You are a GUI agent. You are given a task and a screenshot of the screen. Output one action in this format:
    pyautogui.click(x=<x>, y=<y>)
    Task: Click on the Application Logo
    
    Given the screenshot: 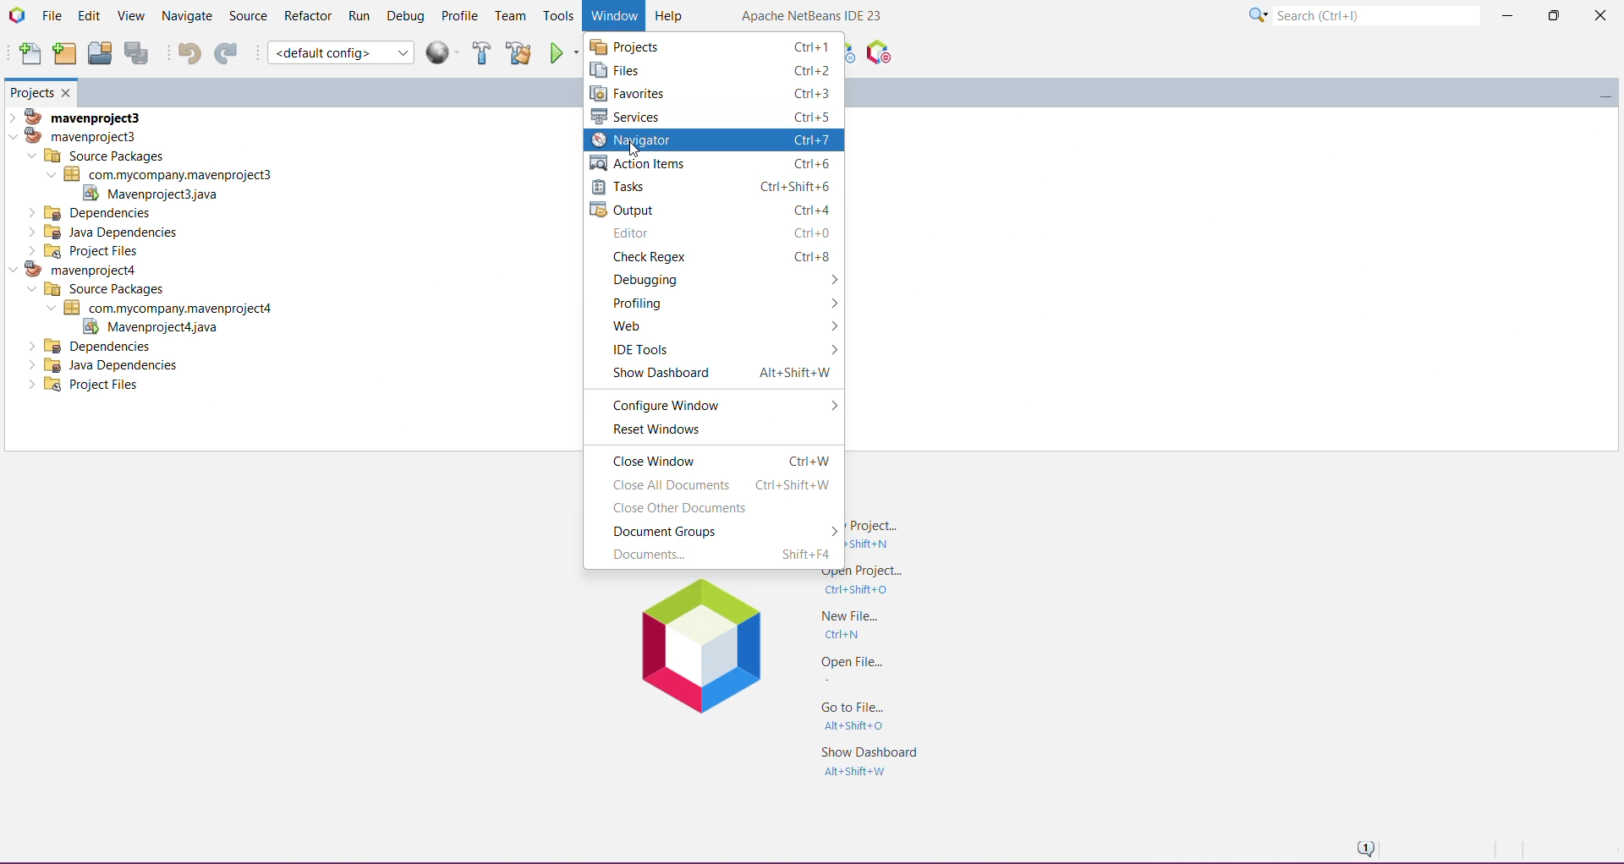 What is the action you would take?
    pyautogui.click(x=16, y=15)
    